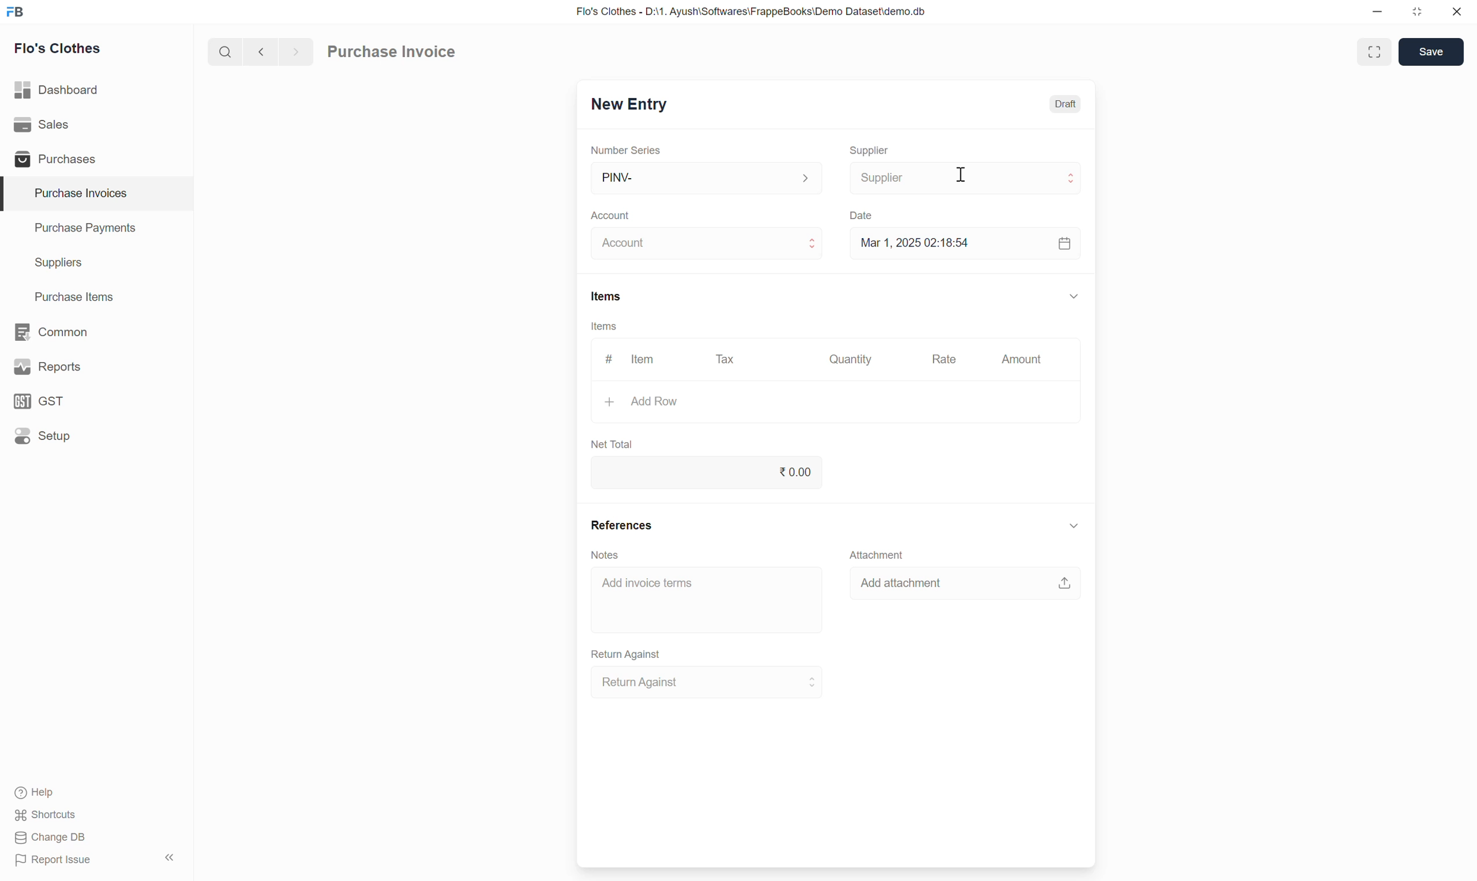 This screenshot has width=1477, height=881. What do you see at coordinates (707, 473) in the screenshot?
I see `0.00` at bounding box center [707, 473].